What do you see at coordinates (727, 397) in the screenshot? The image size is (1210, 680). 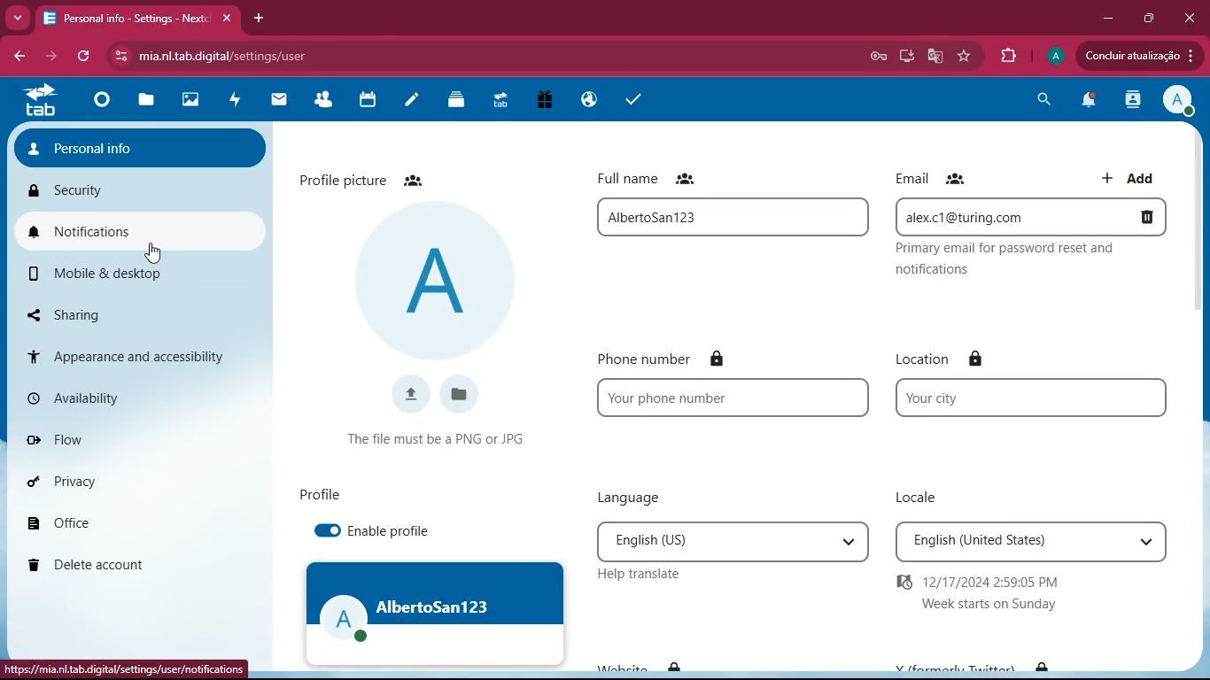 I see `your phone number` at bounding box center [727, 397].